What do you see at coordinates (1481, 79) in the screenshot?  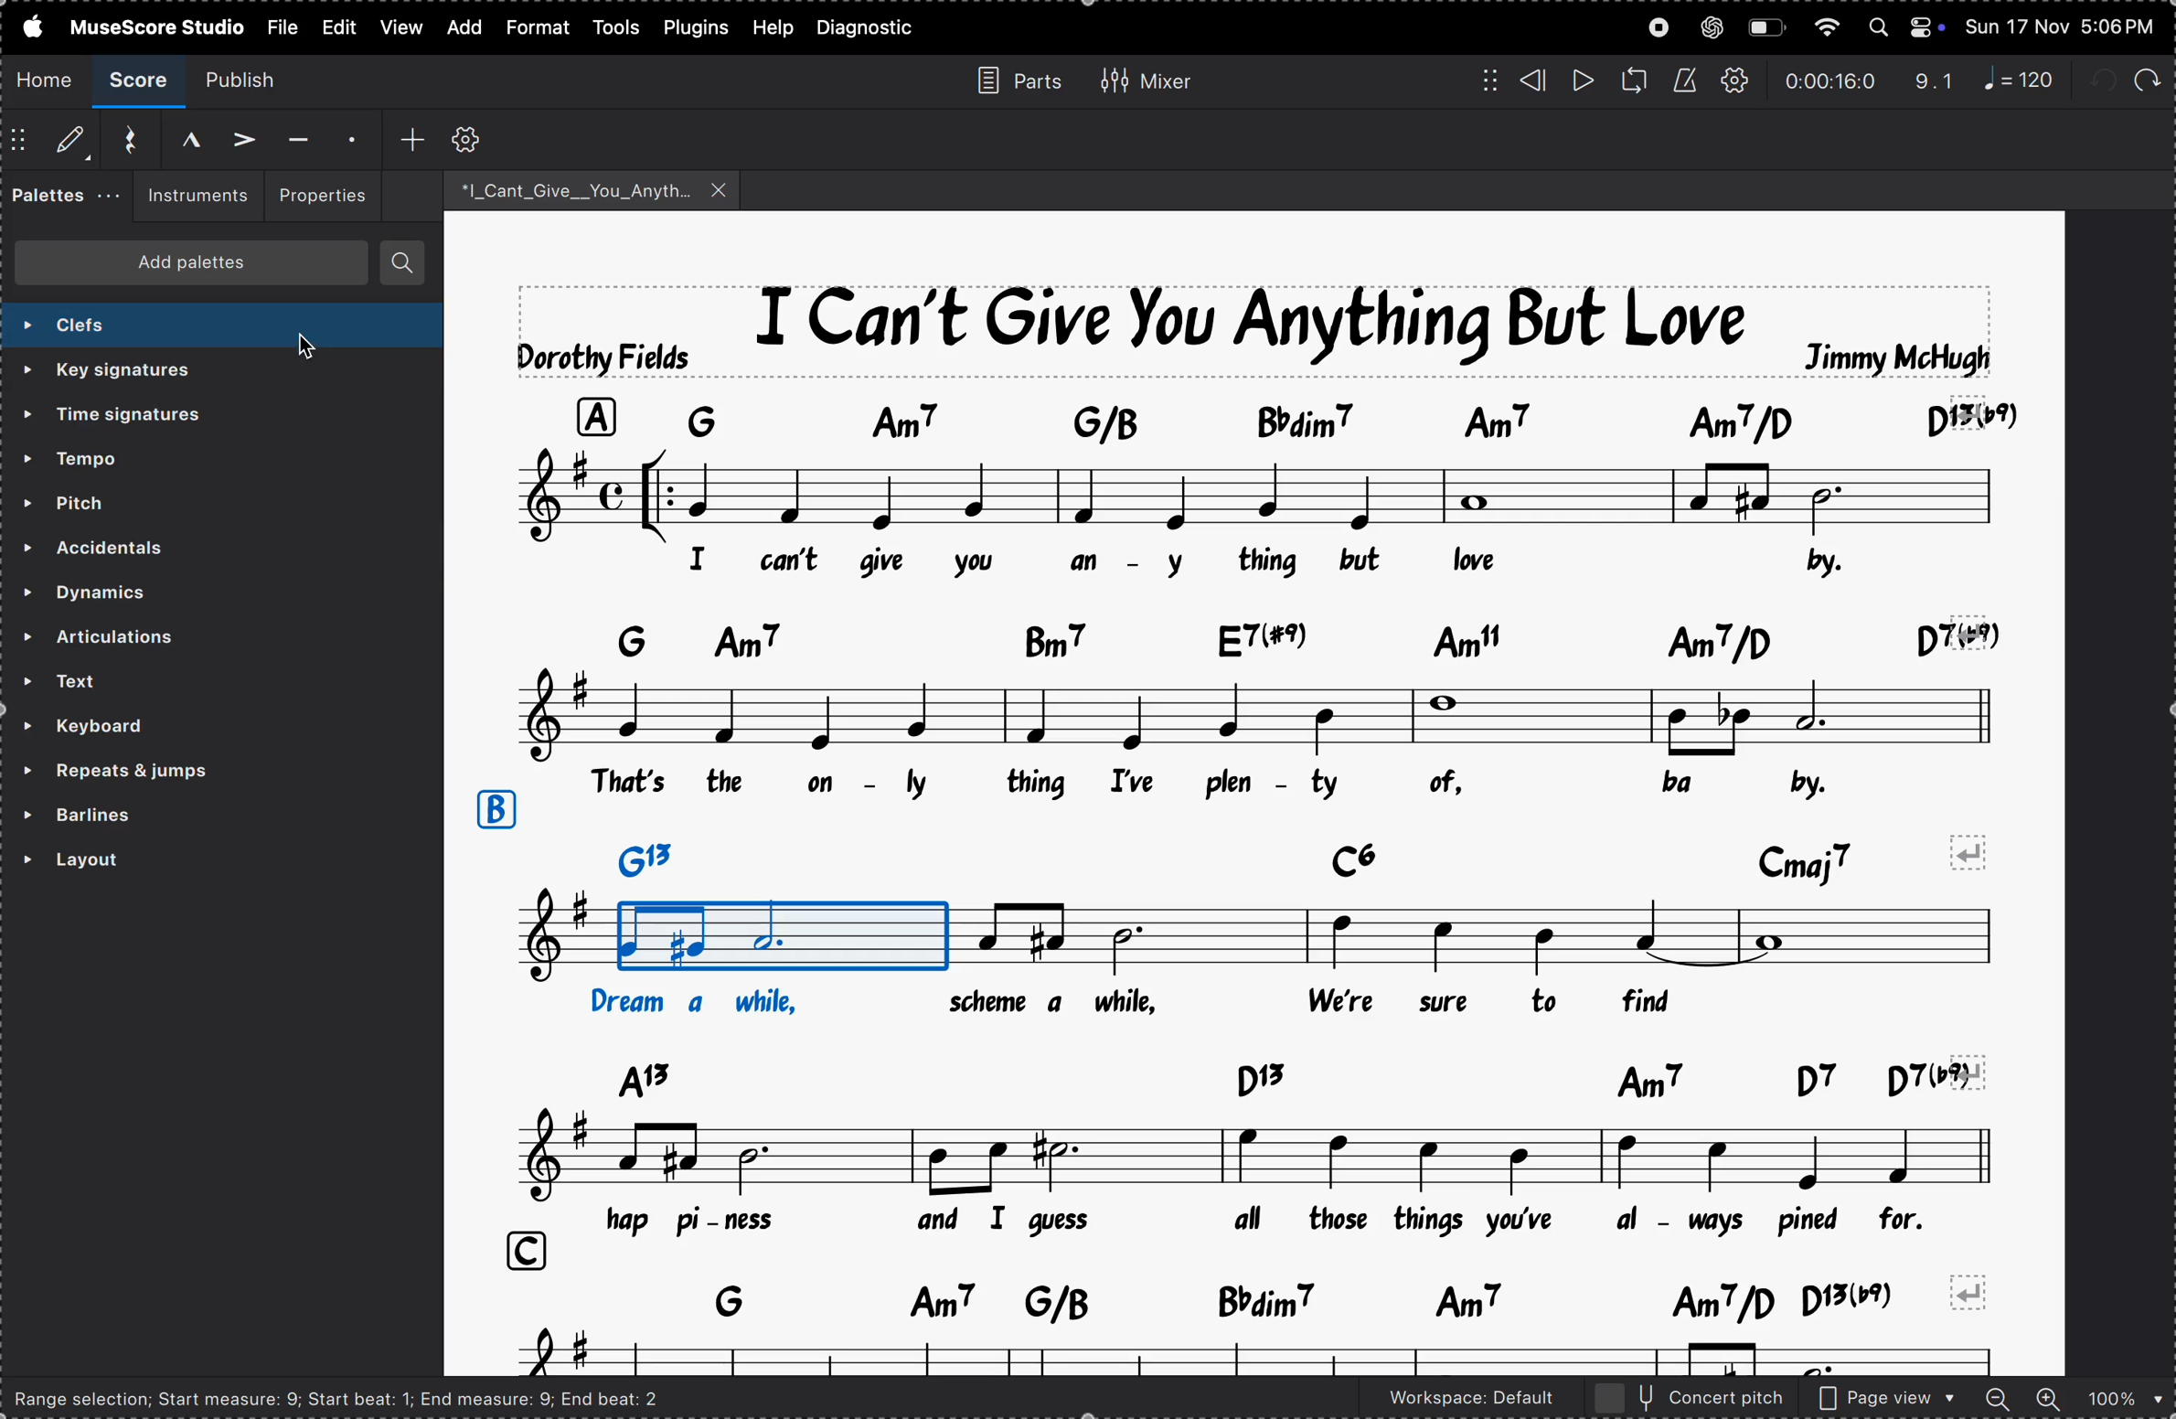 I see `matrix` at bounding box center [1481, 79].